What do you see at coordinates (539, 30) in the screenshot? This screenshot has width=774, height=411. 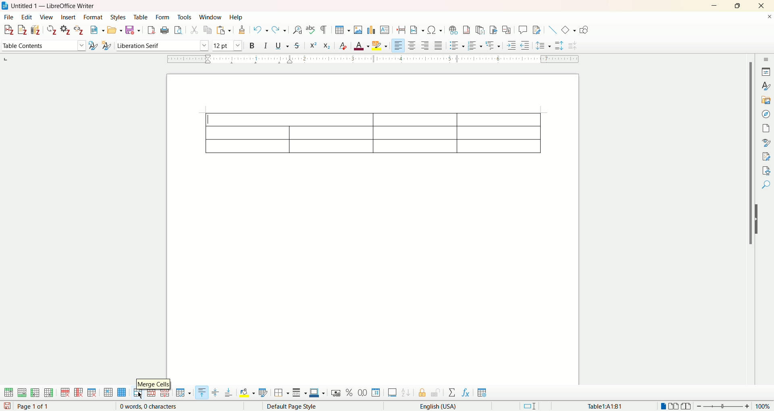 I see `show track changes` at bounding box center [539, 30].